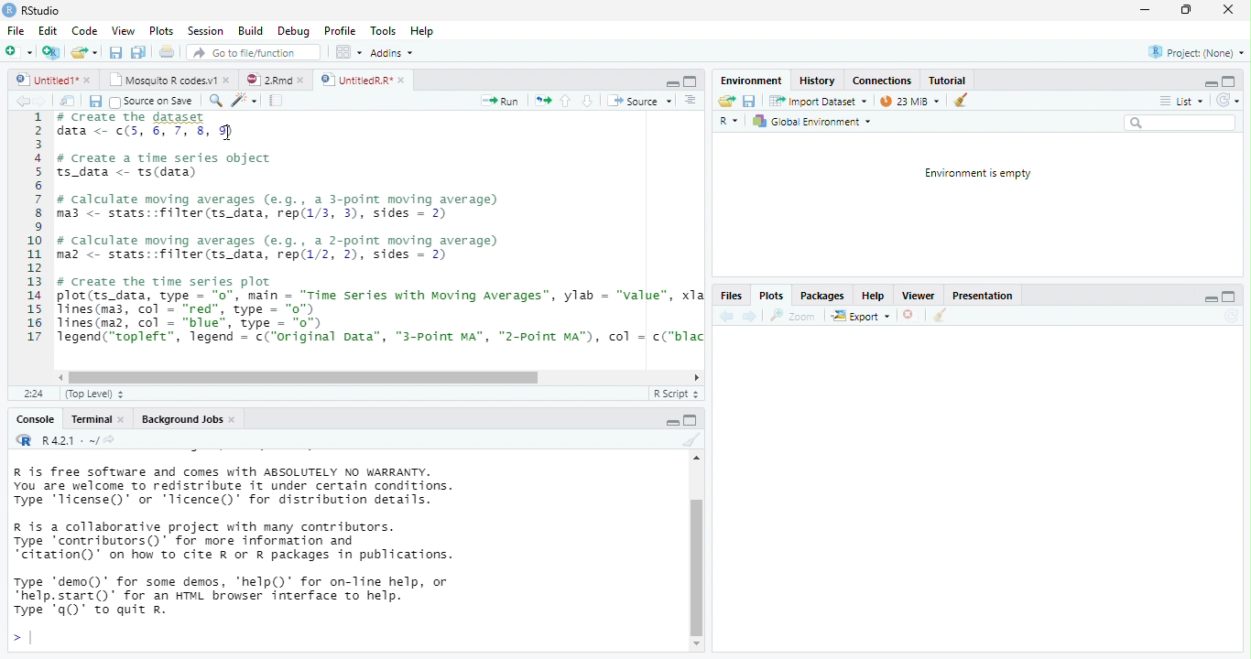  Describe the element at coordinates (205, 30) in the screenshot. I see `Session` at that location.